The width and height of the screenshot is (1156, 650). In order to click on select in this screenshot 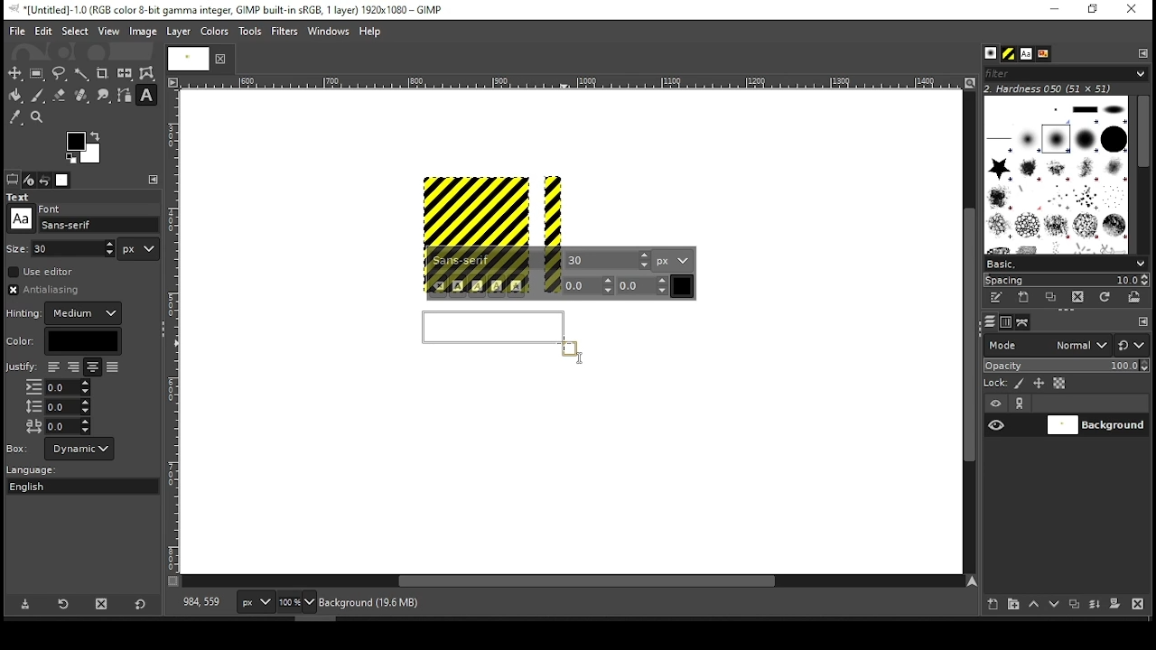, I will do `click(74, 30)`.